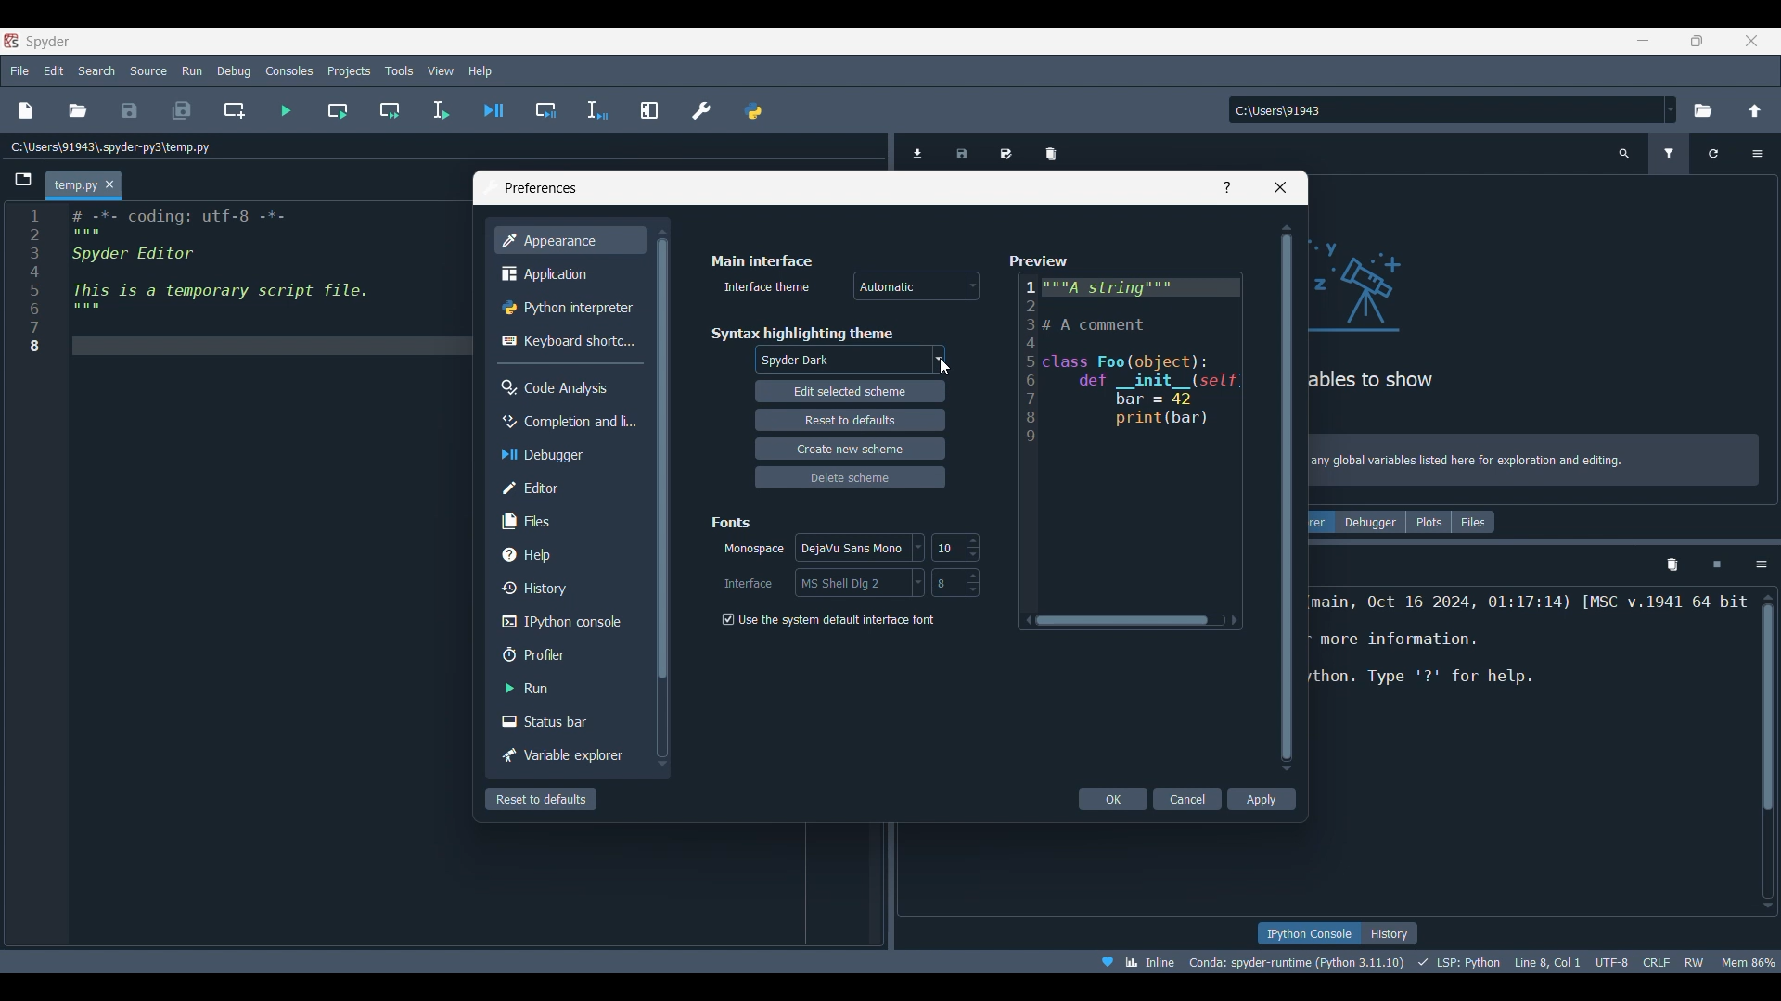  What do you see at coordinates (398, 71) in the screenshot?
I see `Tools menu` at bounding box center [398, 71].